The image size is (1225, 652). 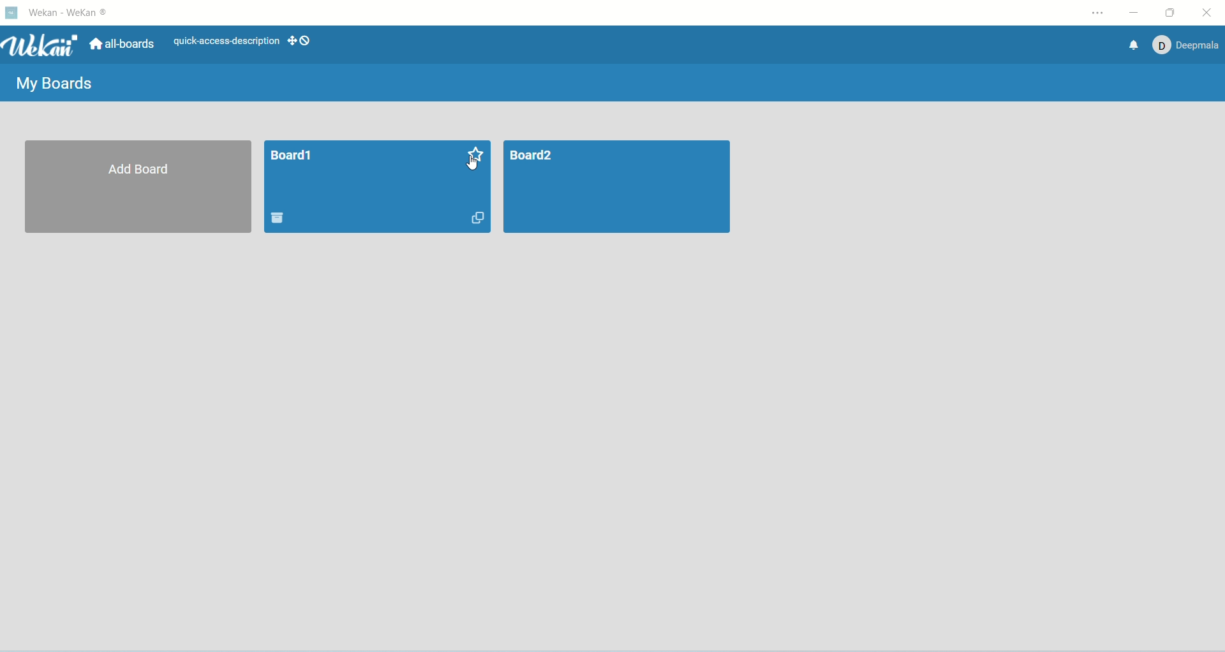 I want to click on add board, so click(x=138, y=188).